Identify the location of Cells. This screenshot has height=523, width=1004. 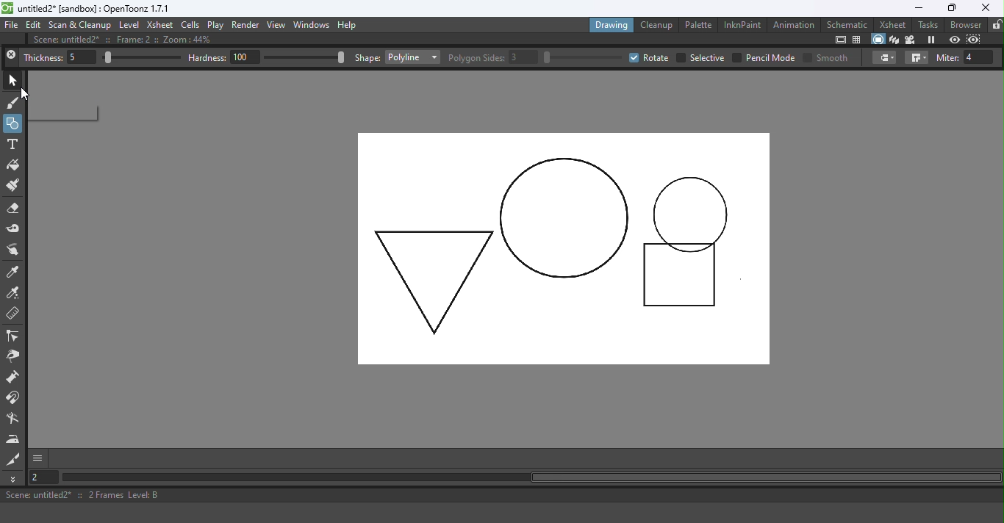
(191, 24).